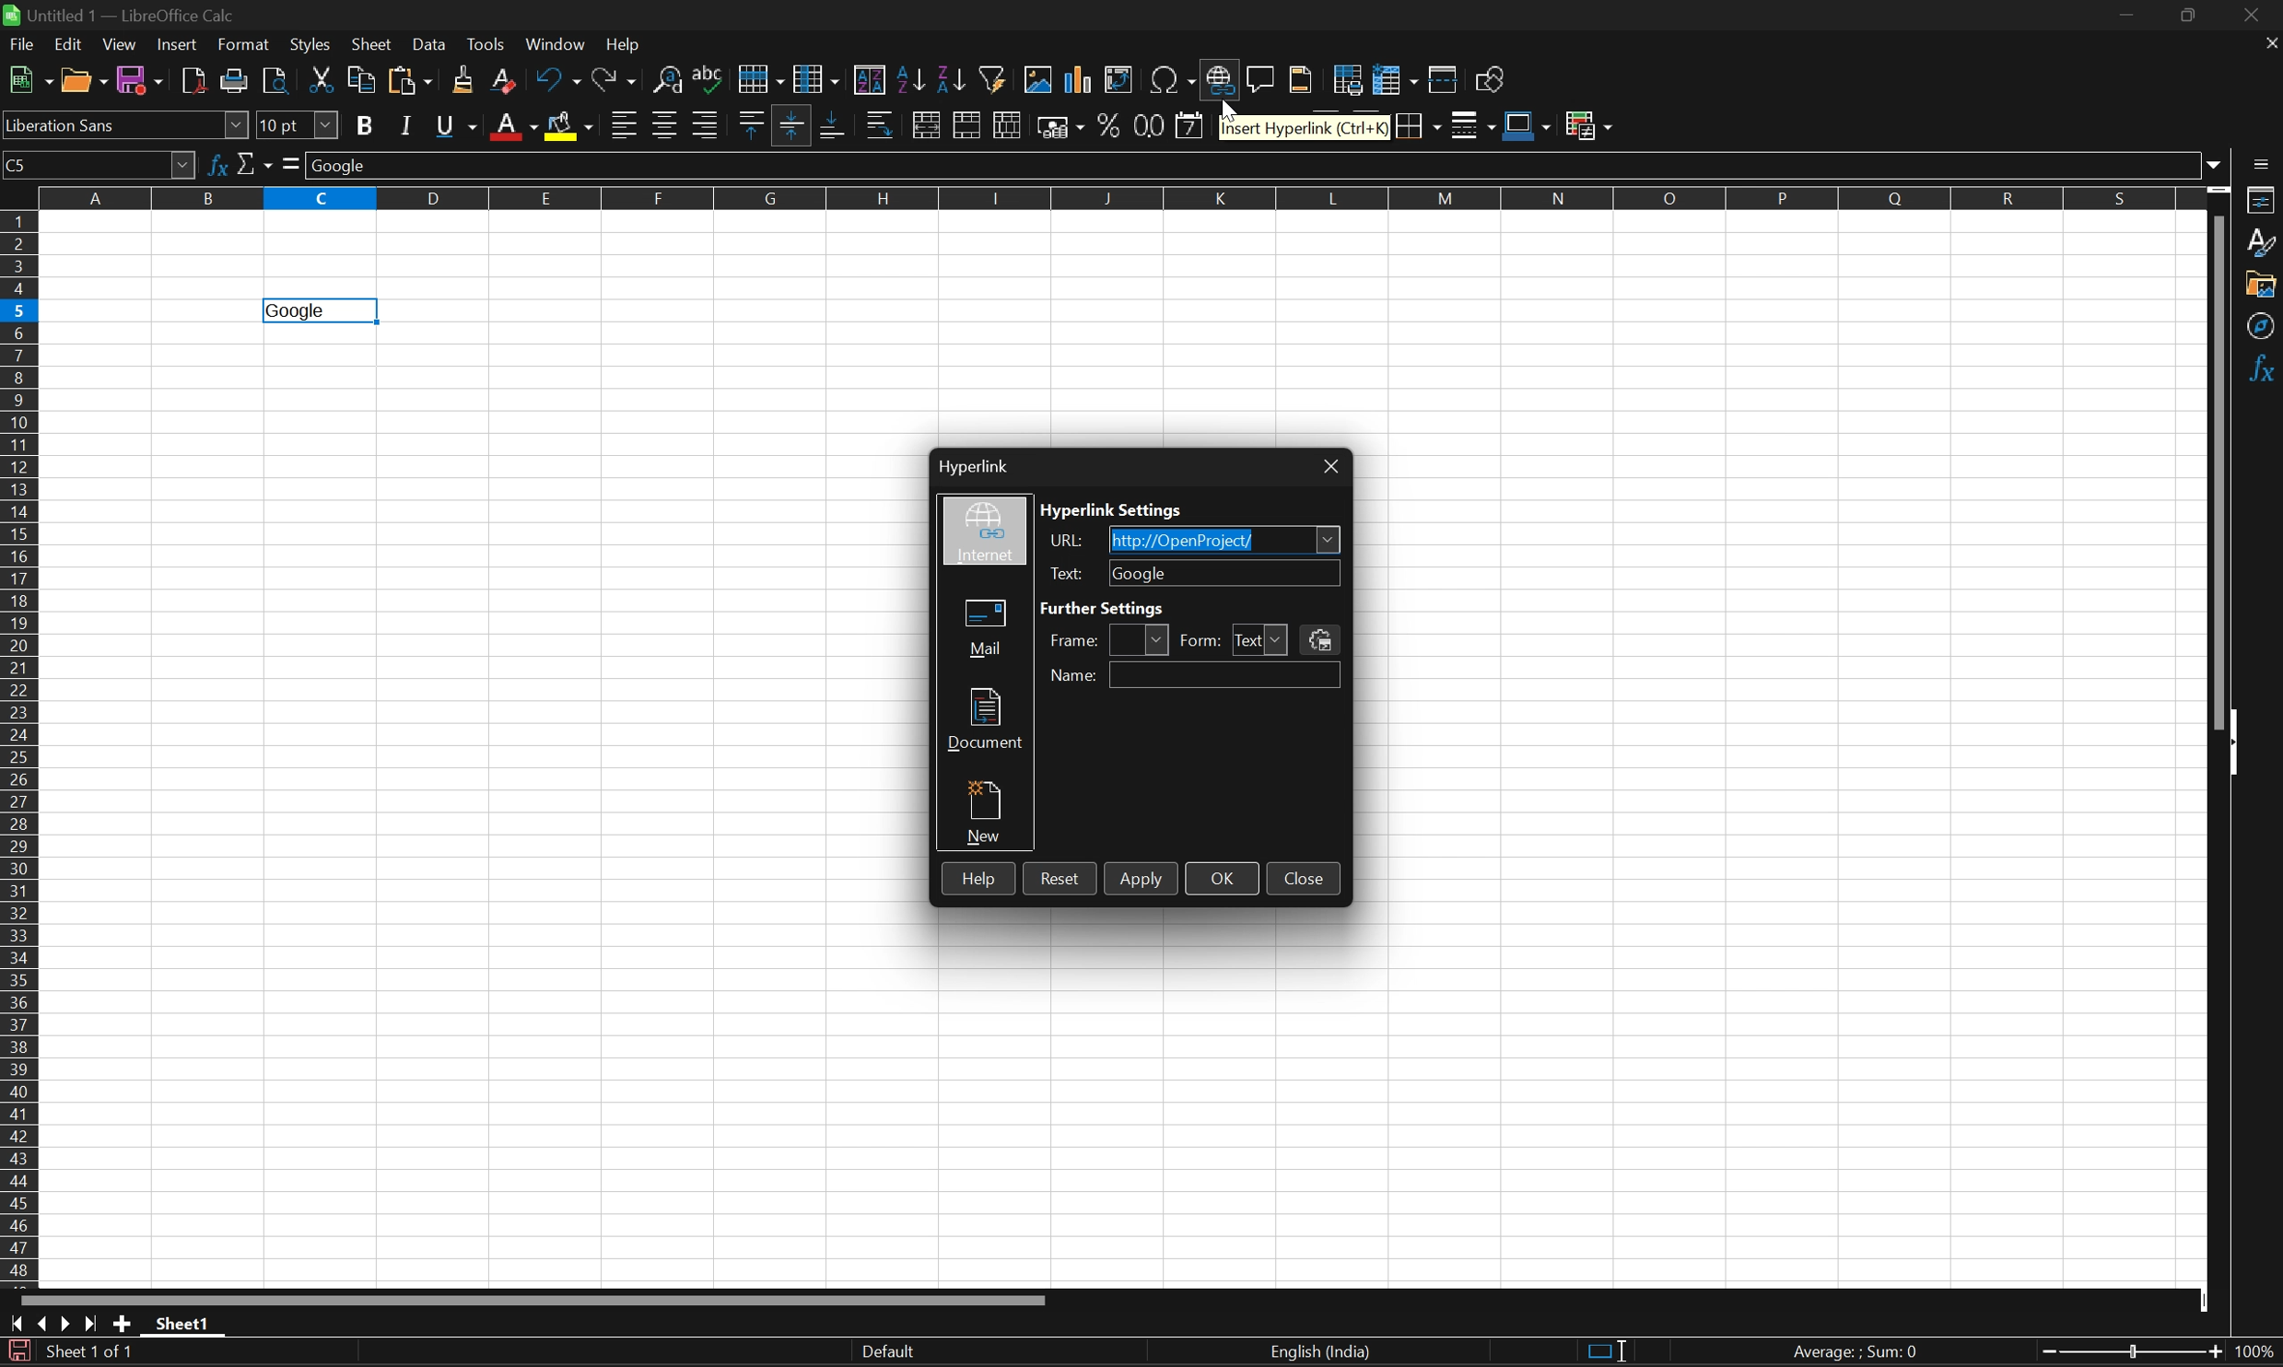  What do you see at coordinates (459, 124) in the screenshot?
I see `Underline` at bounding box center [459, 124].